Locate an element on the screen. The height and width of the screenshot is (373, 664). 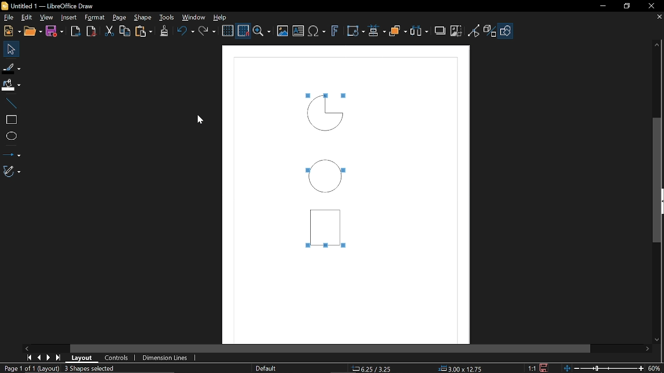
Align is located at coordinates (377, 33).